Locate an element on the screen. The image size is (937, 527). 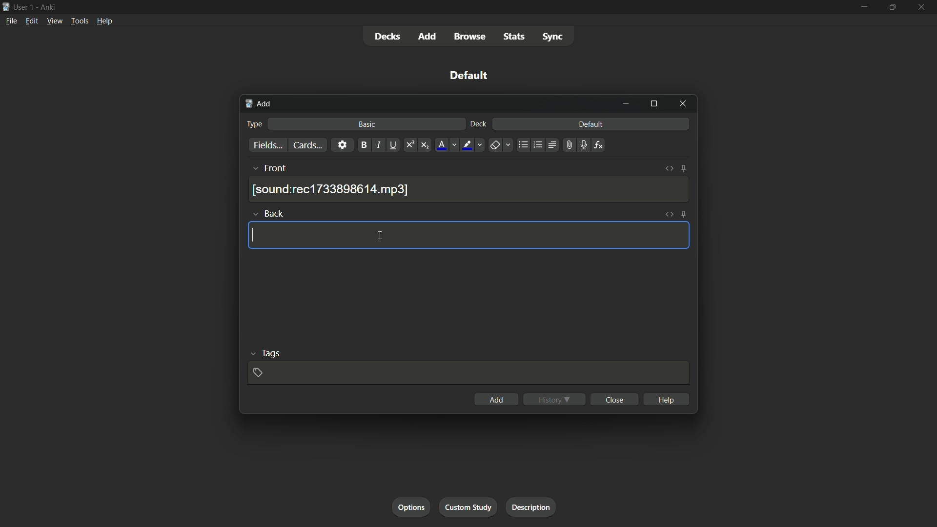
ordered list is located at coordinates (537, 145).